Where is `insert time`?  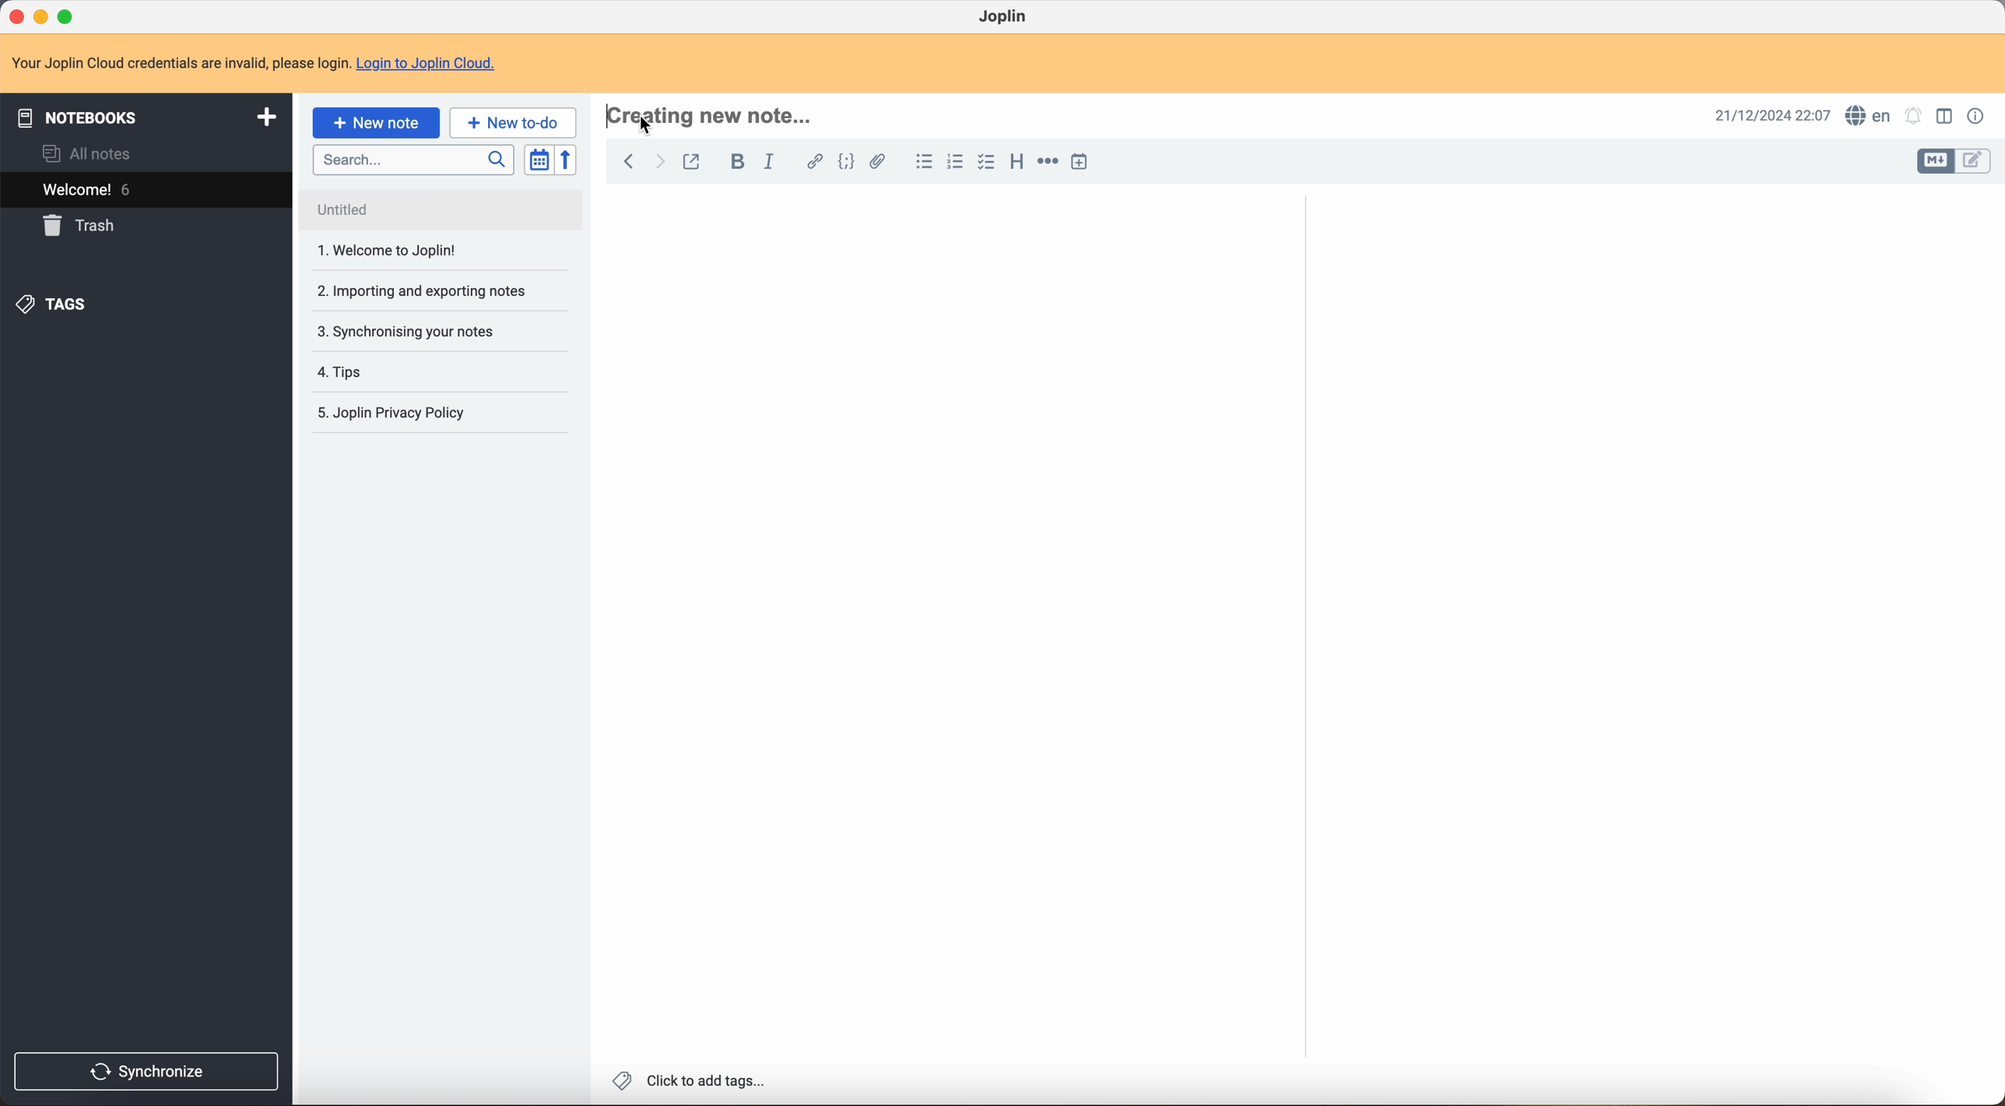
insert time is located at coordinates (1079, 161).